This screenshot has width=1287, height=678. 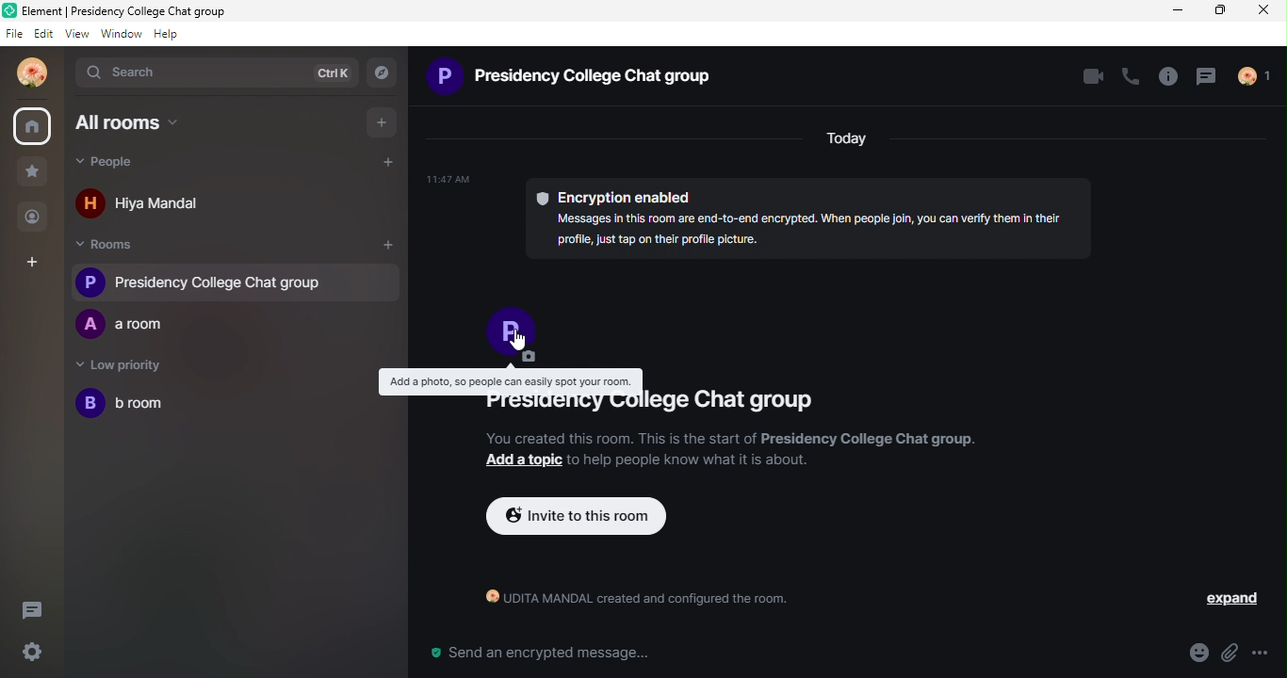 I want to click on people, so click(x=1256, y=78).